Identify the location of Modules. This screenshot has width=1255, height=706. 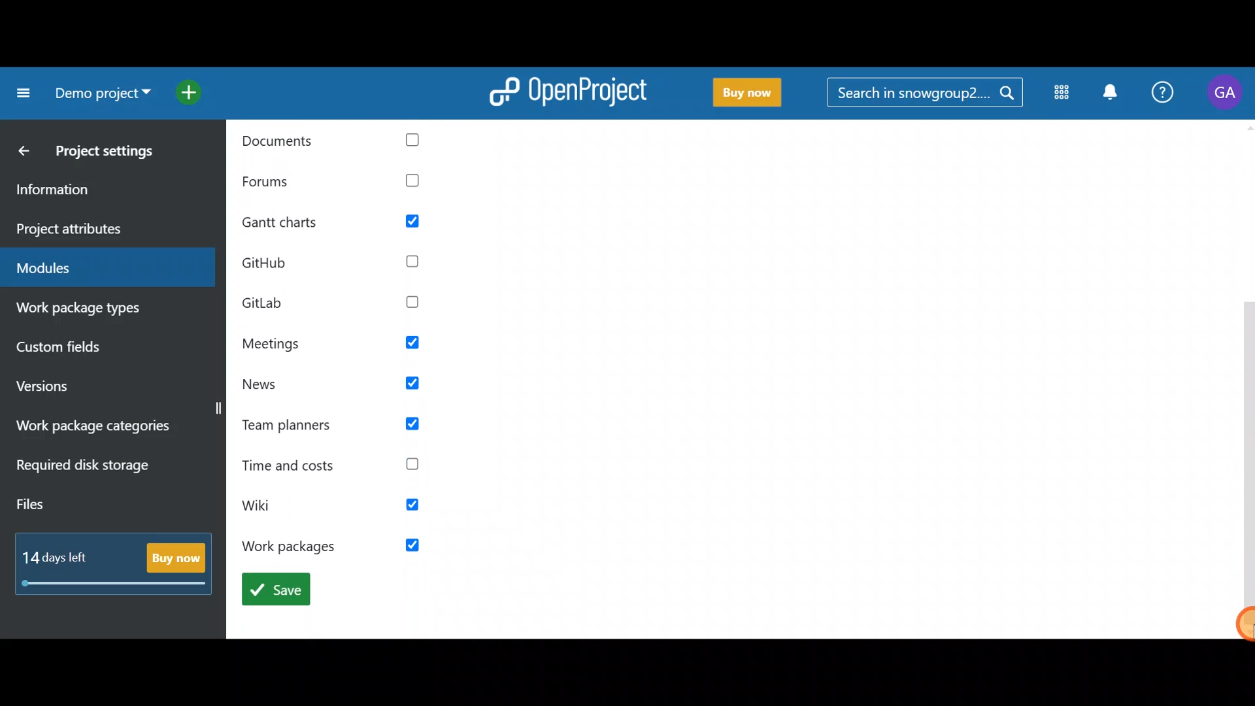
(1063, 93).